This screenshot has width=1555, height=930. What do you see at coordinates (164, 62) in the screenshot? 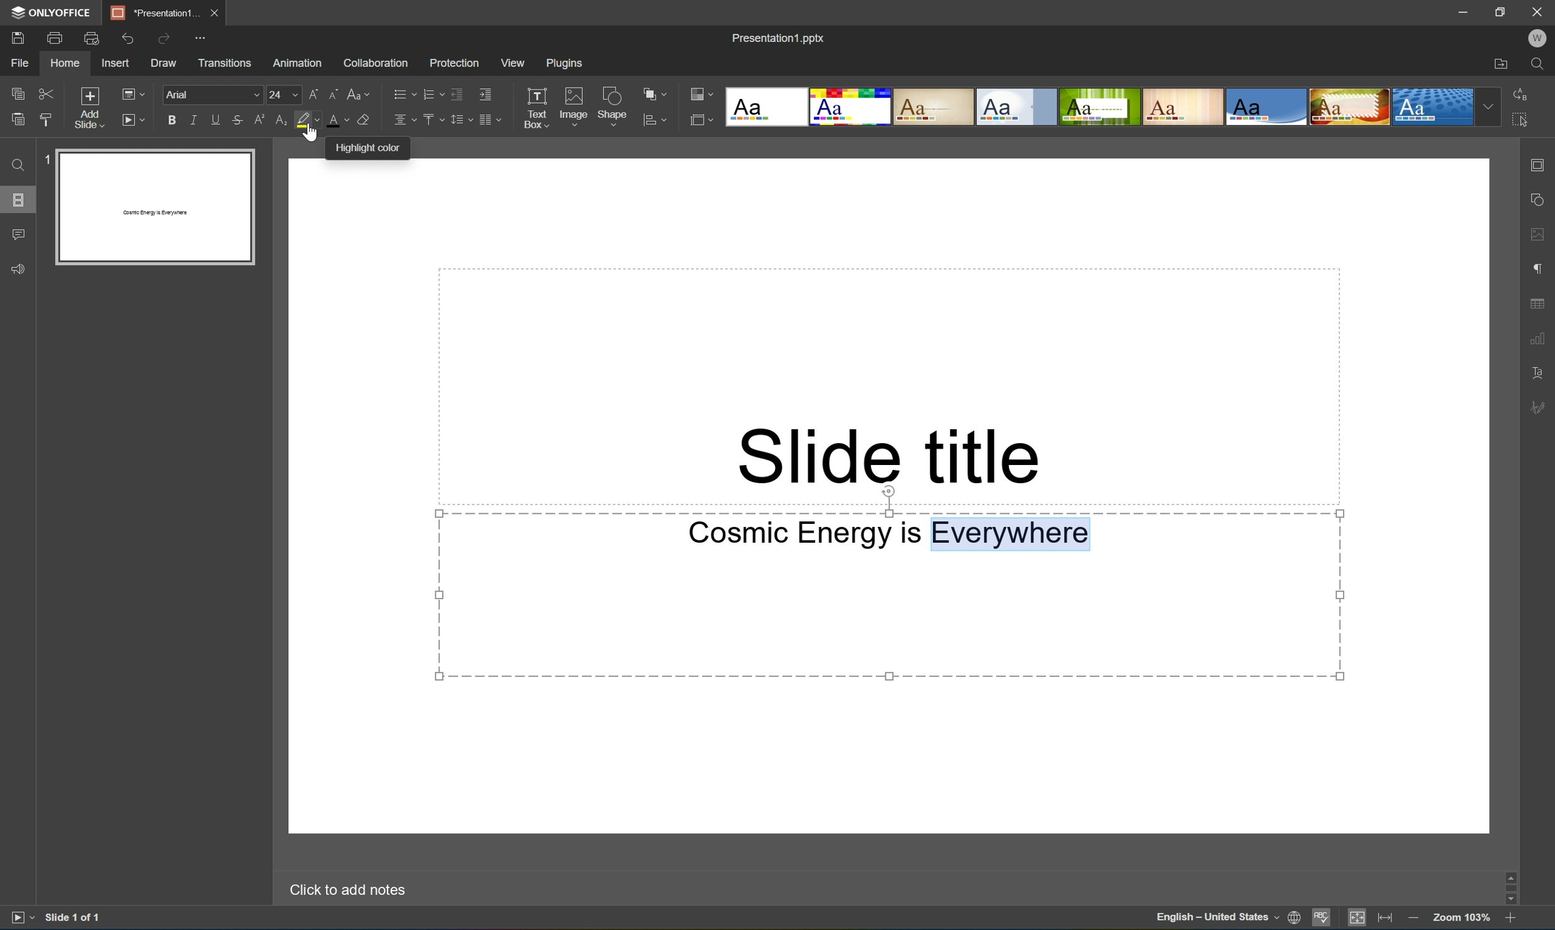
I see `Draw` at bounding box center [164, 62].